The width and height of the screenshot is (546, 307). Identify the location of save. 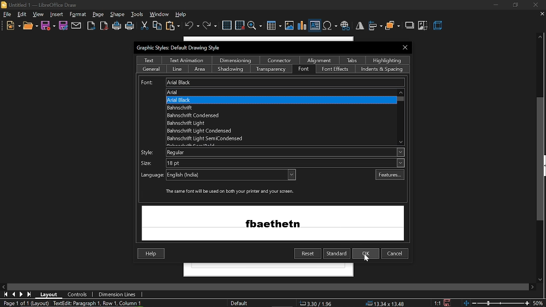
(49, 26).